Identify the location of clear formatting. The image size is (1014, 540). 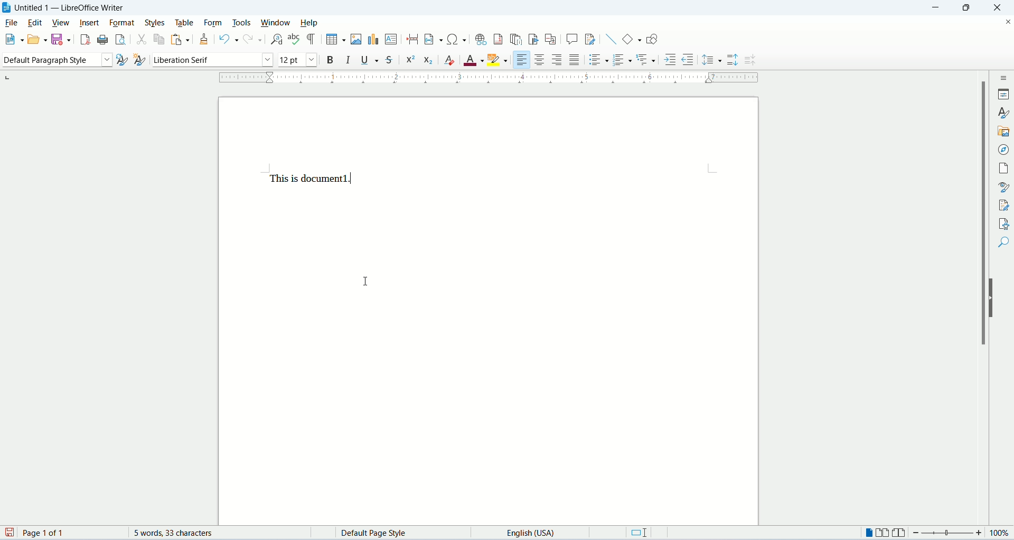
(450, 61).